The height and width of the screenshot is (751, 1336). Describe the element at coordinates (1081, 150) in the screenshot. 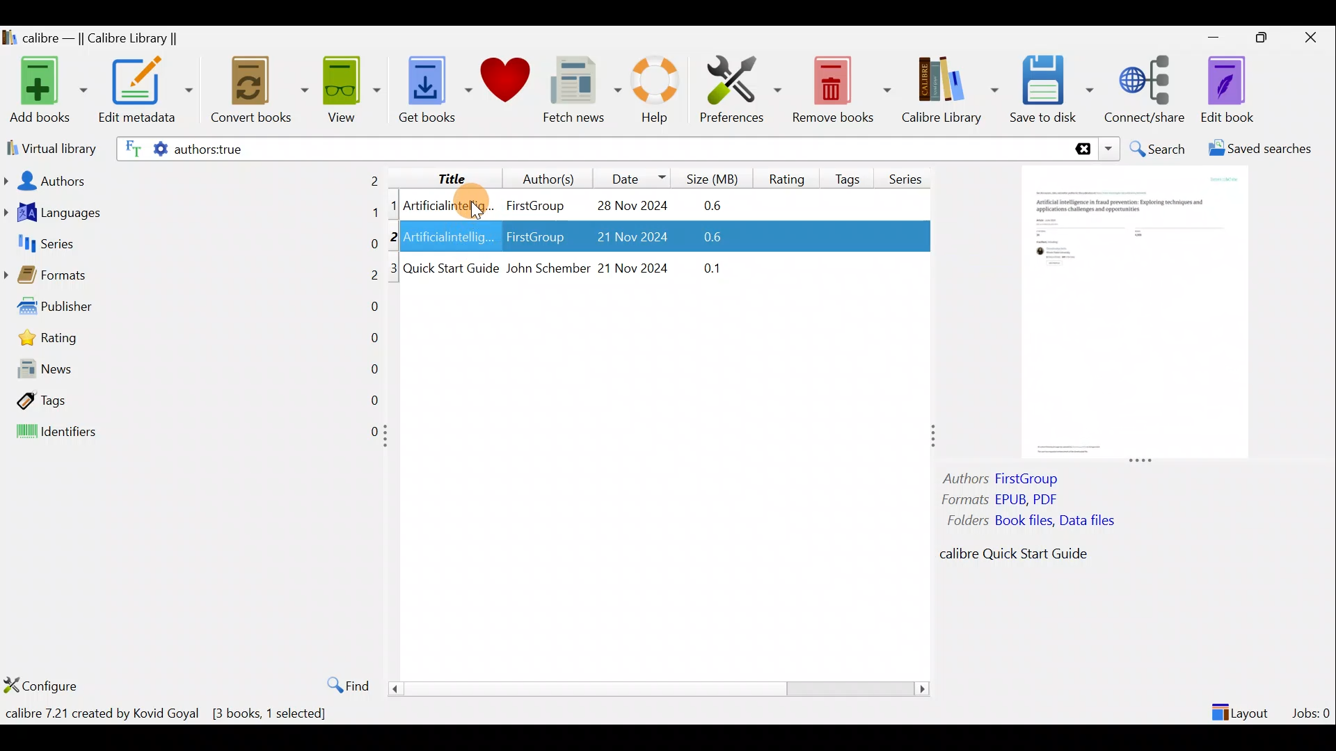

I see `Clear search result` at that location.